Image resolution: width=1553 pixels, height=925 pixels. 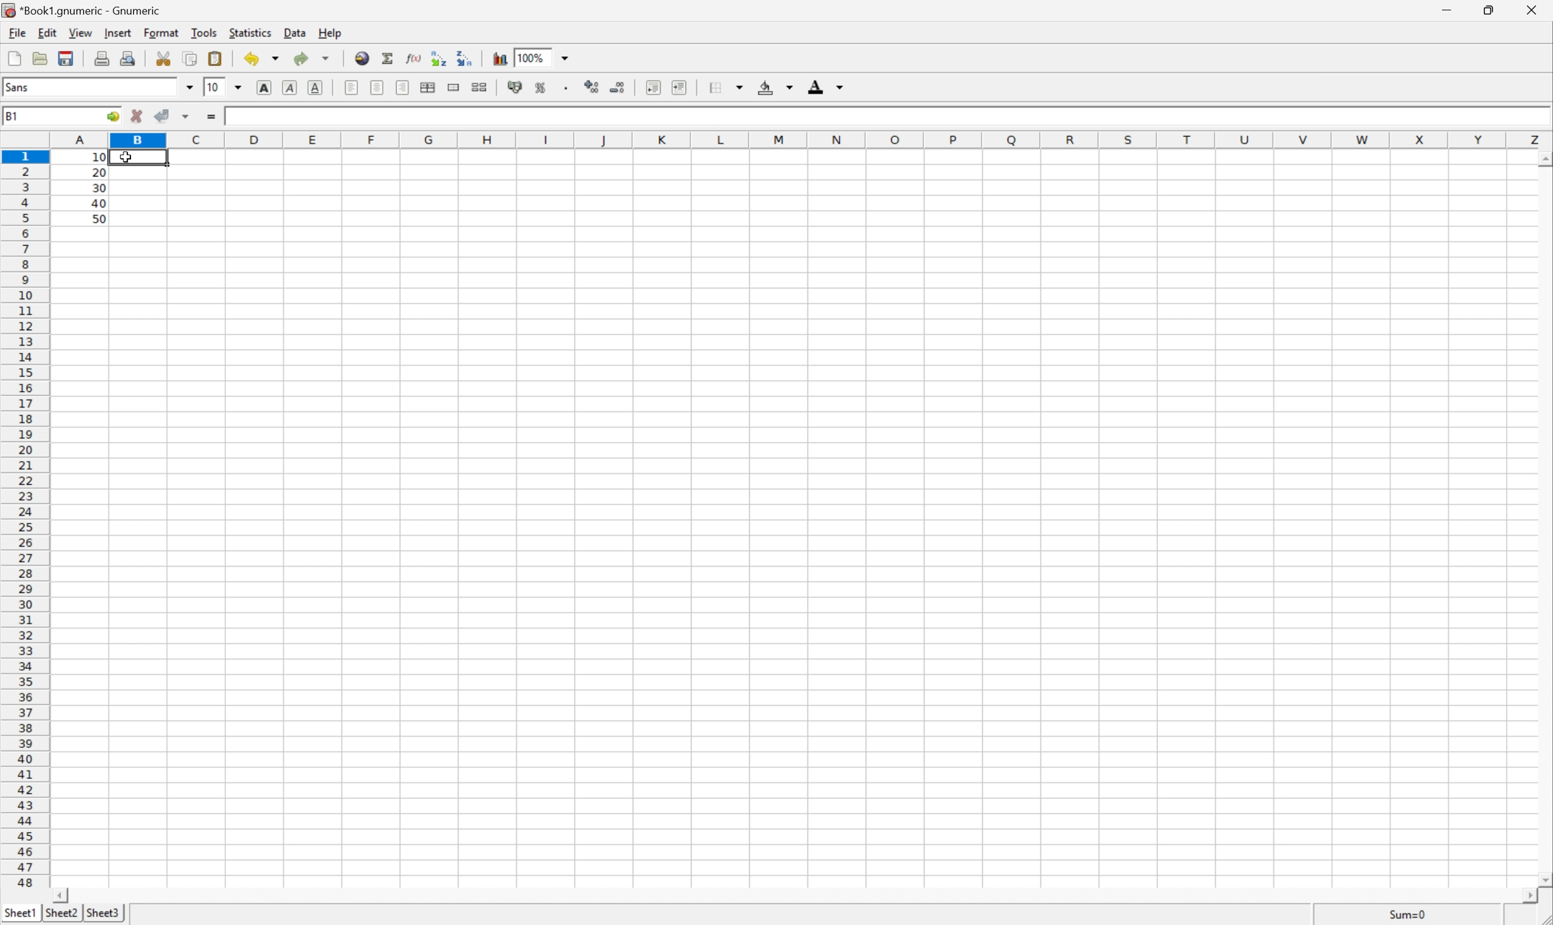 I want to click on Sheet2, so click(x=62, y=913).